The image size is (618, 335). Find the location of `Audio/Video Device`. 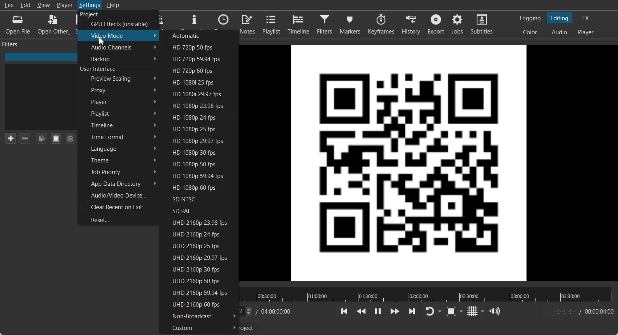

Audio/Video Device is located at coordinates (118, 195).